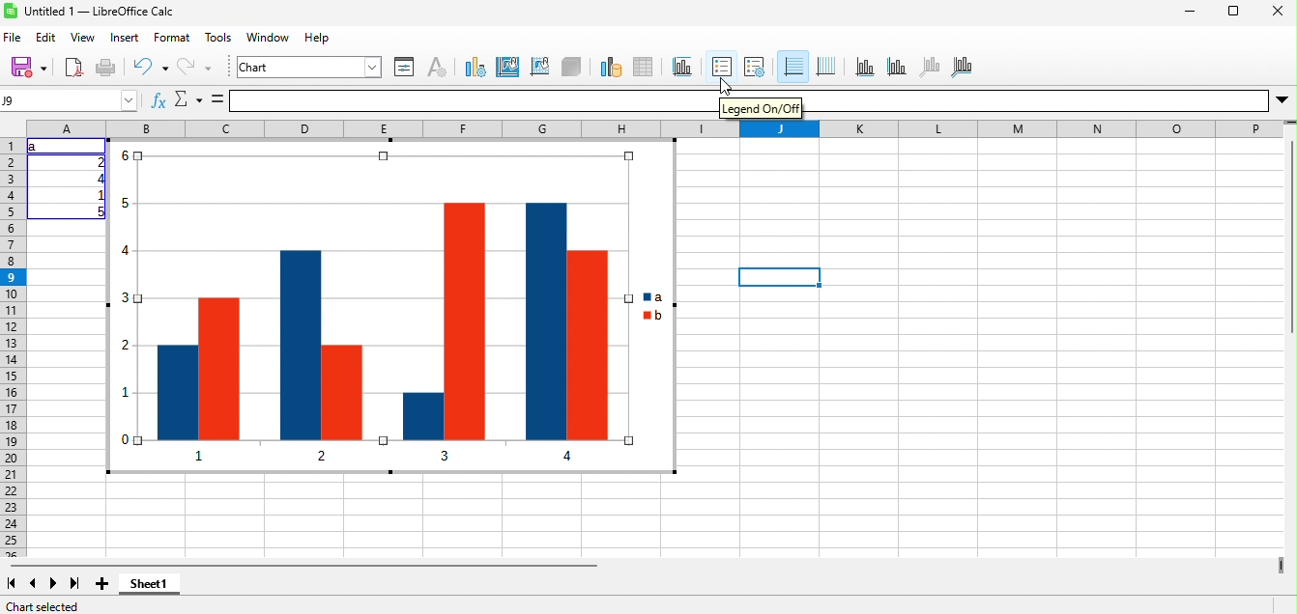  Describe the element at coordinates (102, 584) in the screenshot. I see `add sheet` at that location.